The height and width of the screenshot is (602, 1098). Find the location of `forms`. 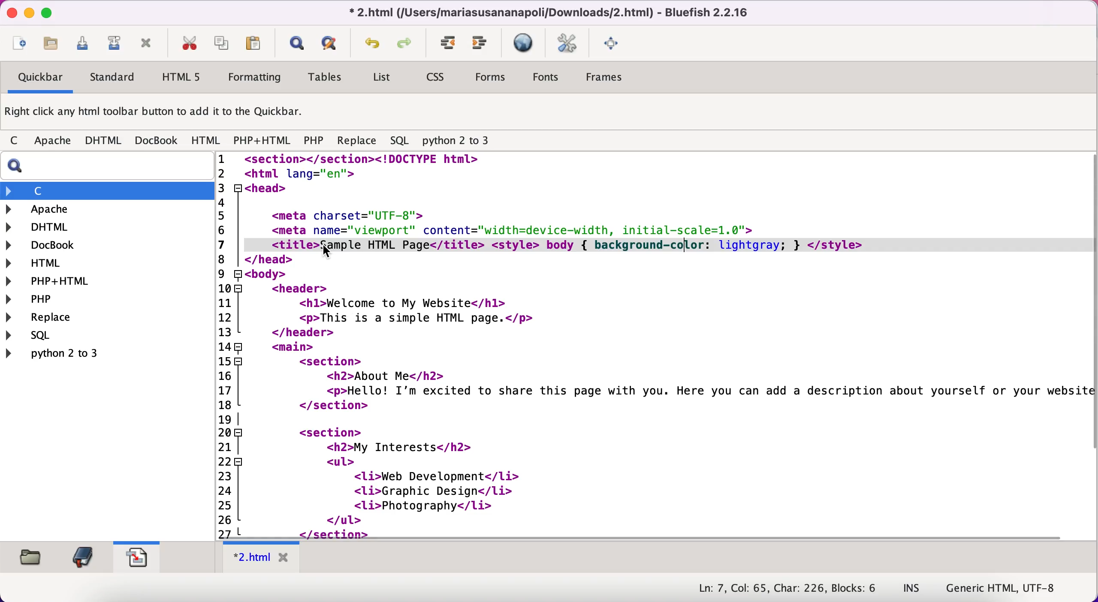

forms is located at coordinates (492, 79).